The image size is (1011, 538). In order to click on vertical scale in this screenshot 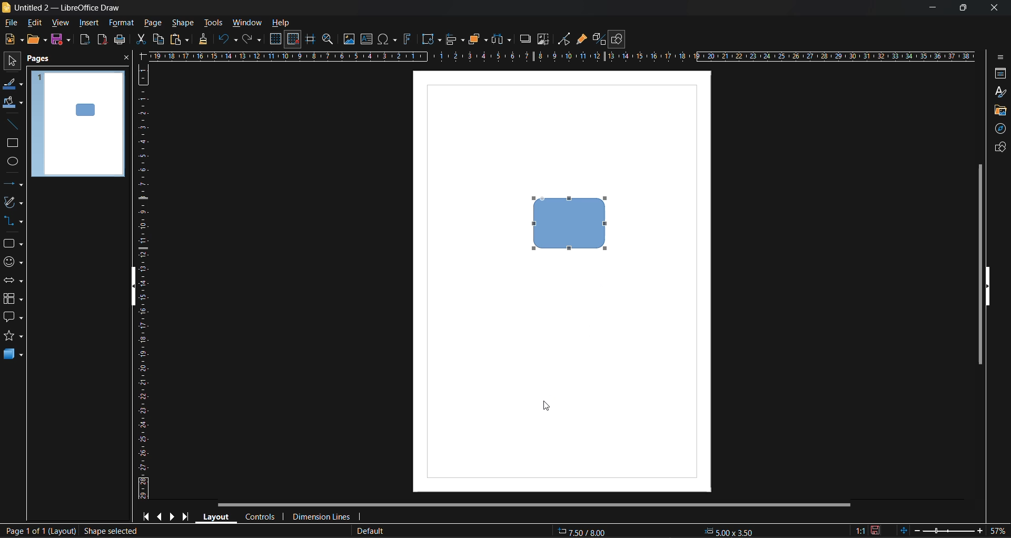, I will do `click(142, 281)`.